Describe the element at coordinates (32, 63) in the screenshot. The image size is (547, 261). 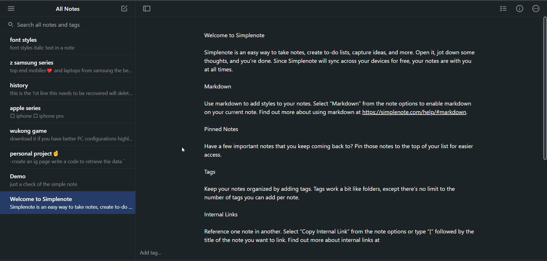
I see `Z samsung series` at that location.